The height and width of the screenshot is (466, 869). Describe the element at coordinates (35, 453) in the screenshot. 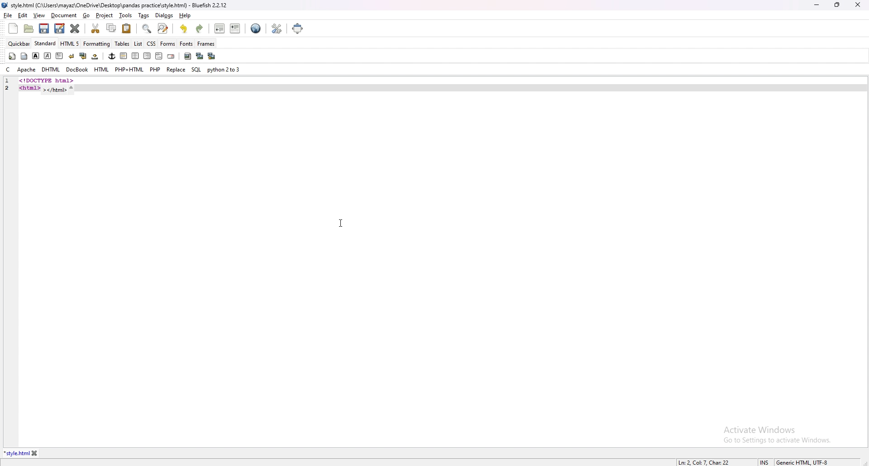

I see `close tab` at that location.